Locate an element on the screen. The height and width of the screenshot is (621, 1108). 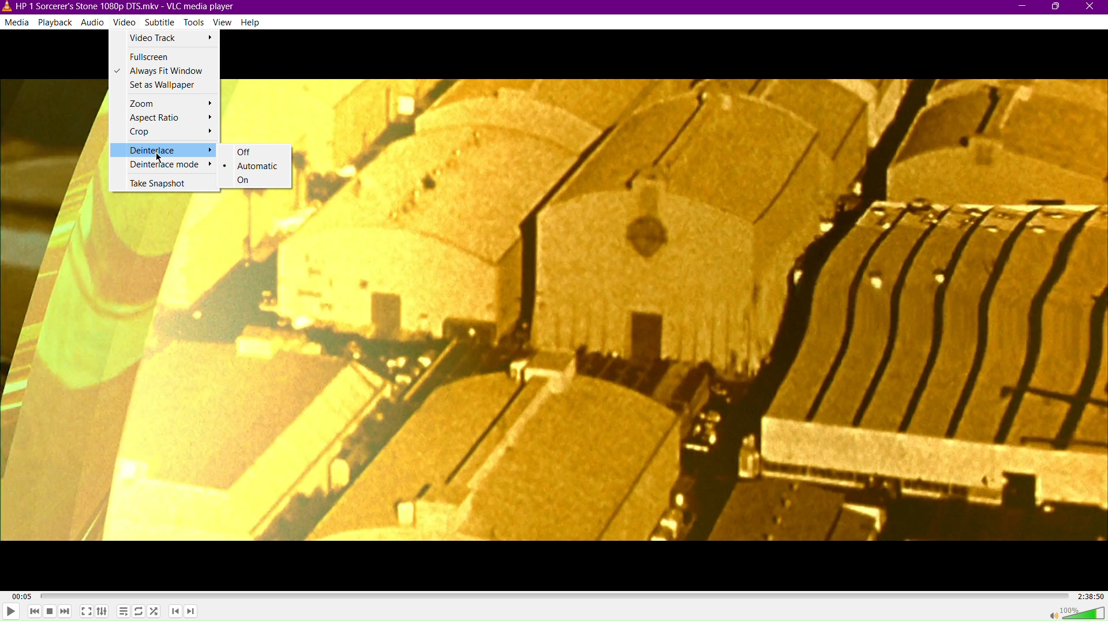
Maximize is located at coordinates (1055, 7).